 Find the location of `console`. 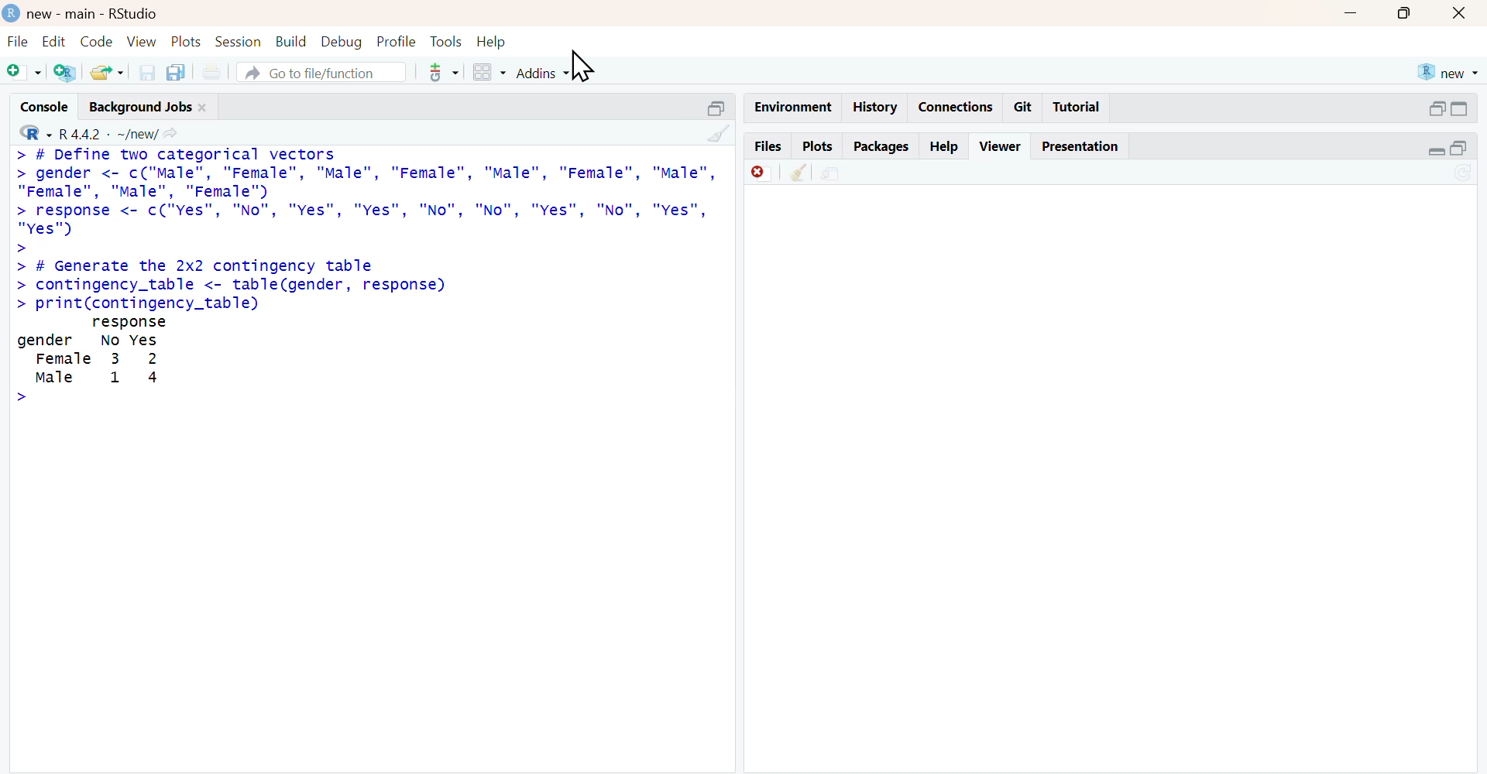

console is located at coordinates (45, 107).